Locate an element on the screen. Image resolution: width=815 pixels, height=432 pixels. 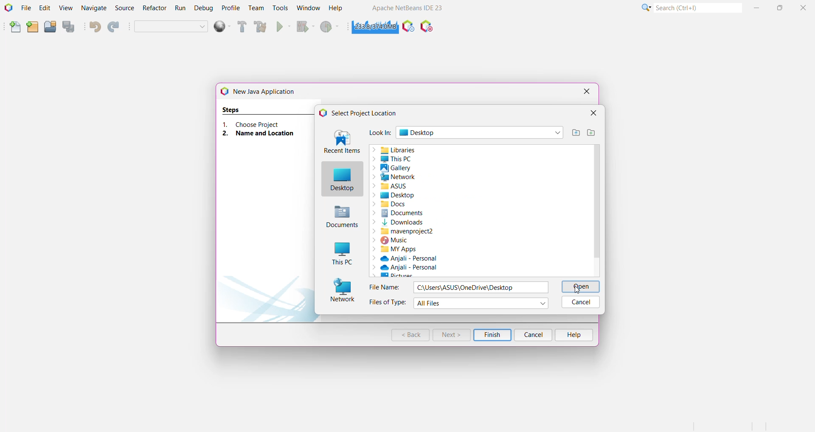
Desktop is located at coordinates (427, 195).